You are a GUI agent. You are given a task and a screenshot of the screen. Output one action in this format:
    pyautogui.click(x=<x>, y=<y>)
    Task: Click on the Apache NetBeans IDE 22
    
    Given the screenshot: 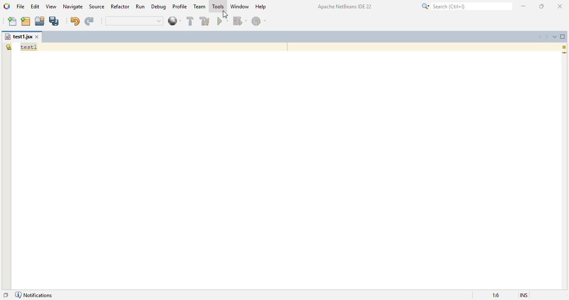 What is the action you would take?
    pyautogui.click(x=345, y=6)
    